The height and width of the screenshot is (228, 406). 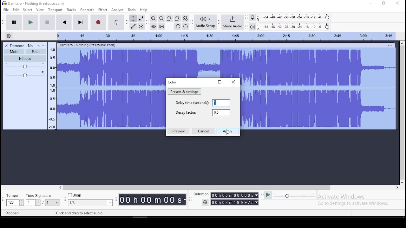 I want to click on presets and settings, so click(x=185, y=91).